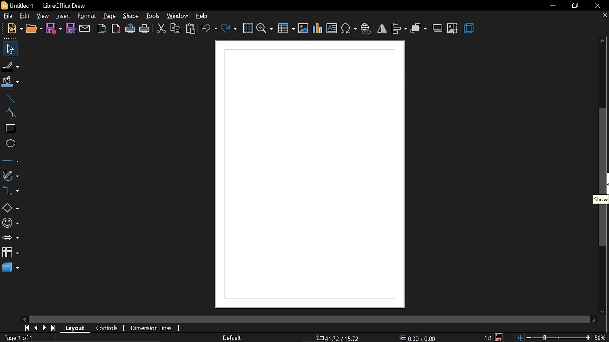 The width and height of the screenshot is (609, 342). I want to click on line, so click(10, 98).